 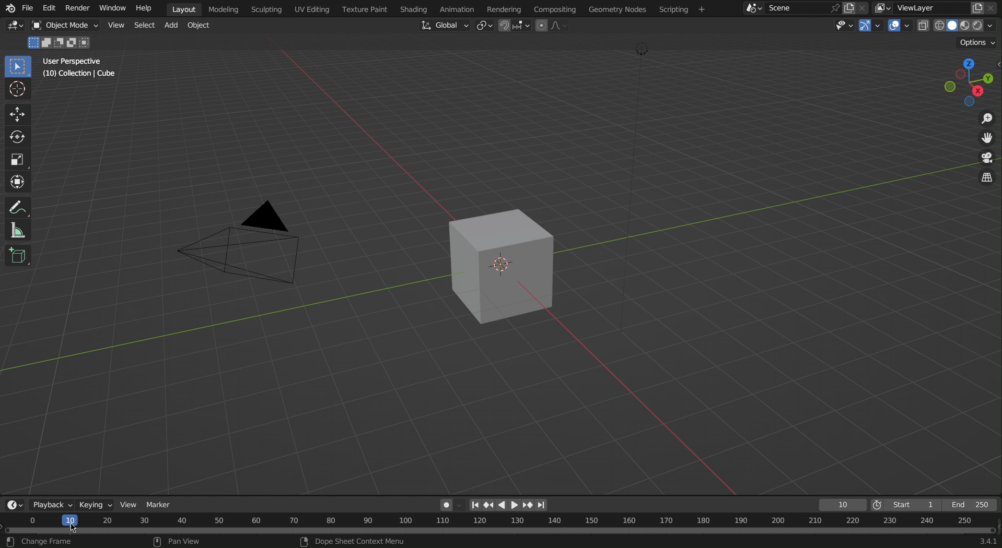 I want to click on Modeling, so click(x=226, y=8).